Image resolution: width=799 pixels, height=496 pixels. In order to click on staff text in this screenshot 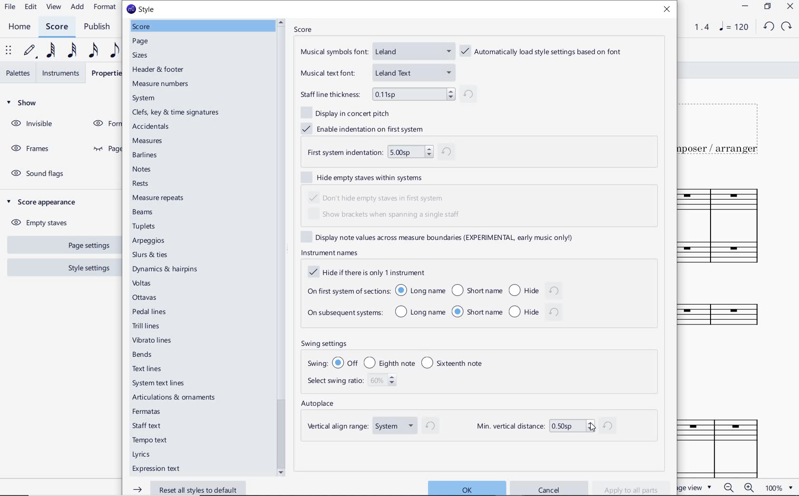, I will do `click(147, 426)`.